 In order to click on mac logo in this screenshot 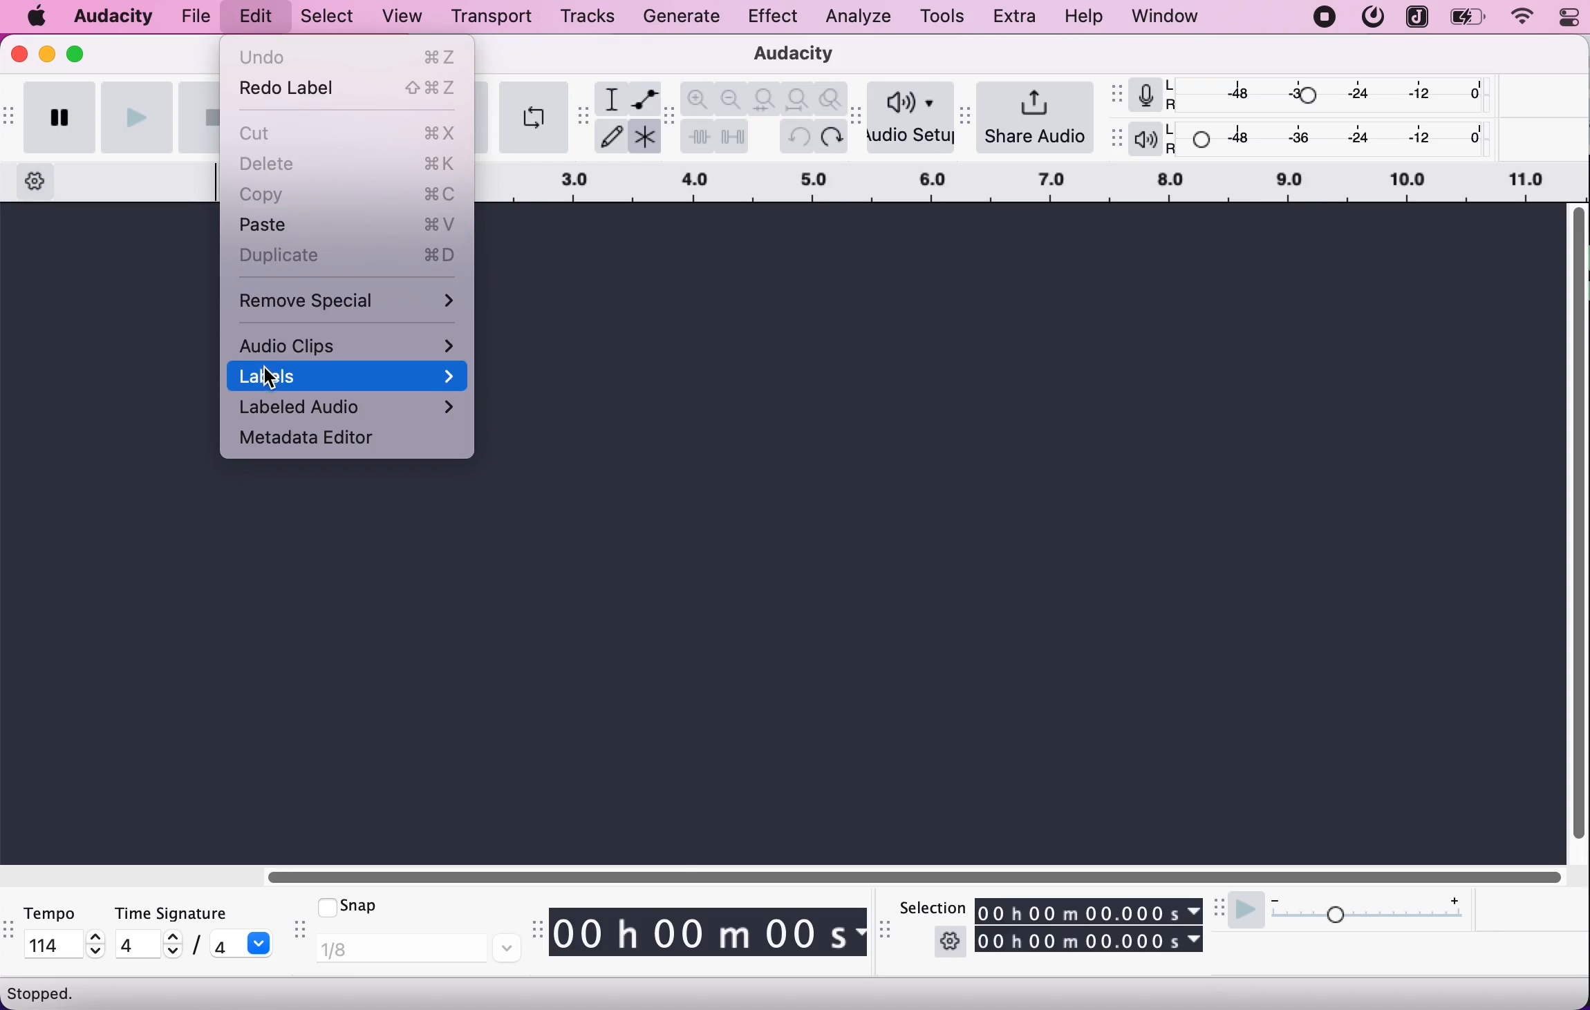, I will do `click(38, 17)`.